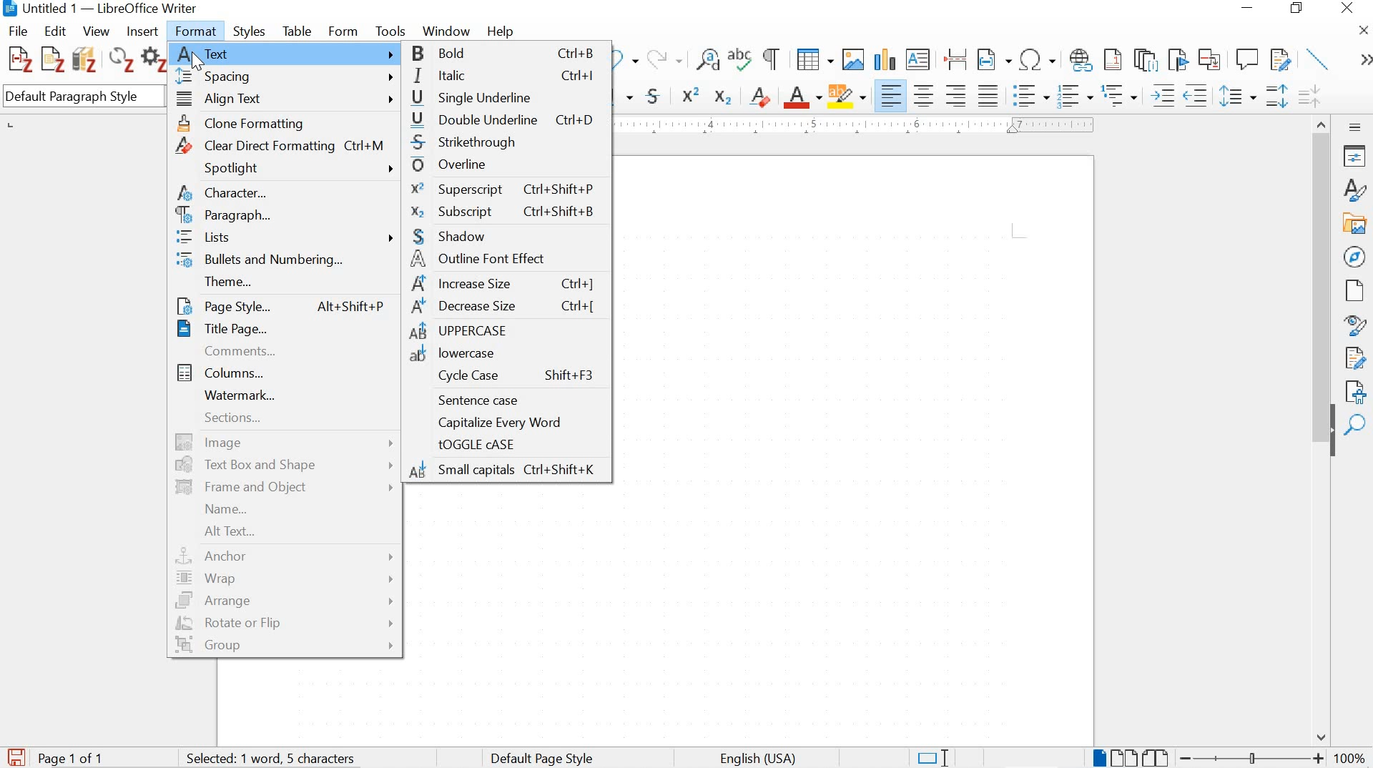  Describe the element at coordinates (1278, 58) in the screenshot. I see `track changes function` at that location.